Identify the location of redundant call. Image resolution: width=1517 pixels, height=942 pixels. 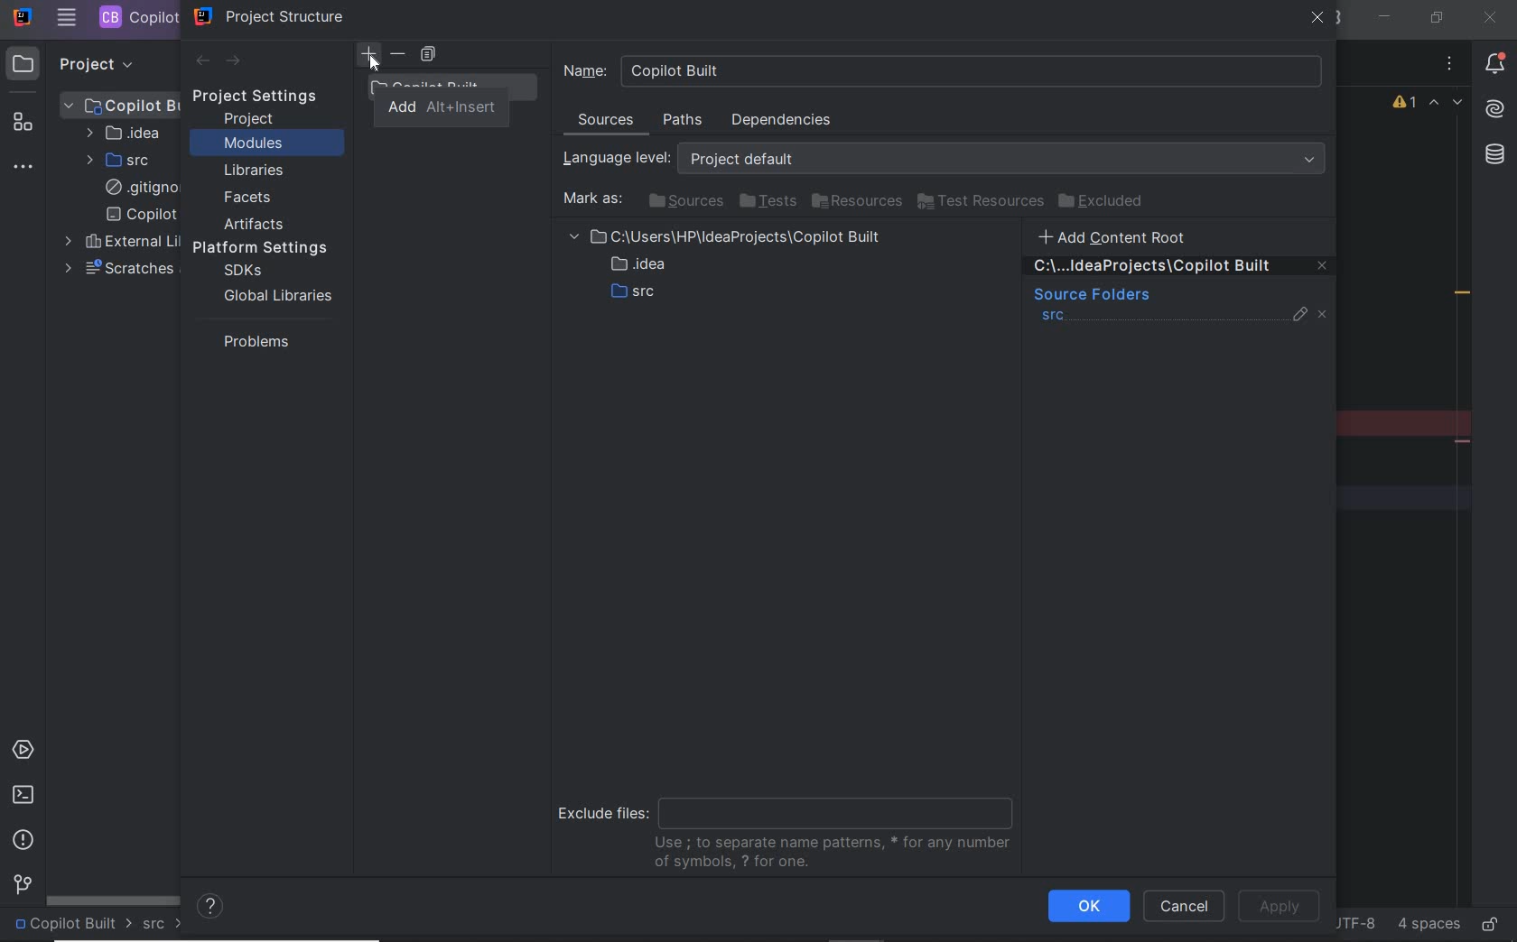
(1463, 295).